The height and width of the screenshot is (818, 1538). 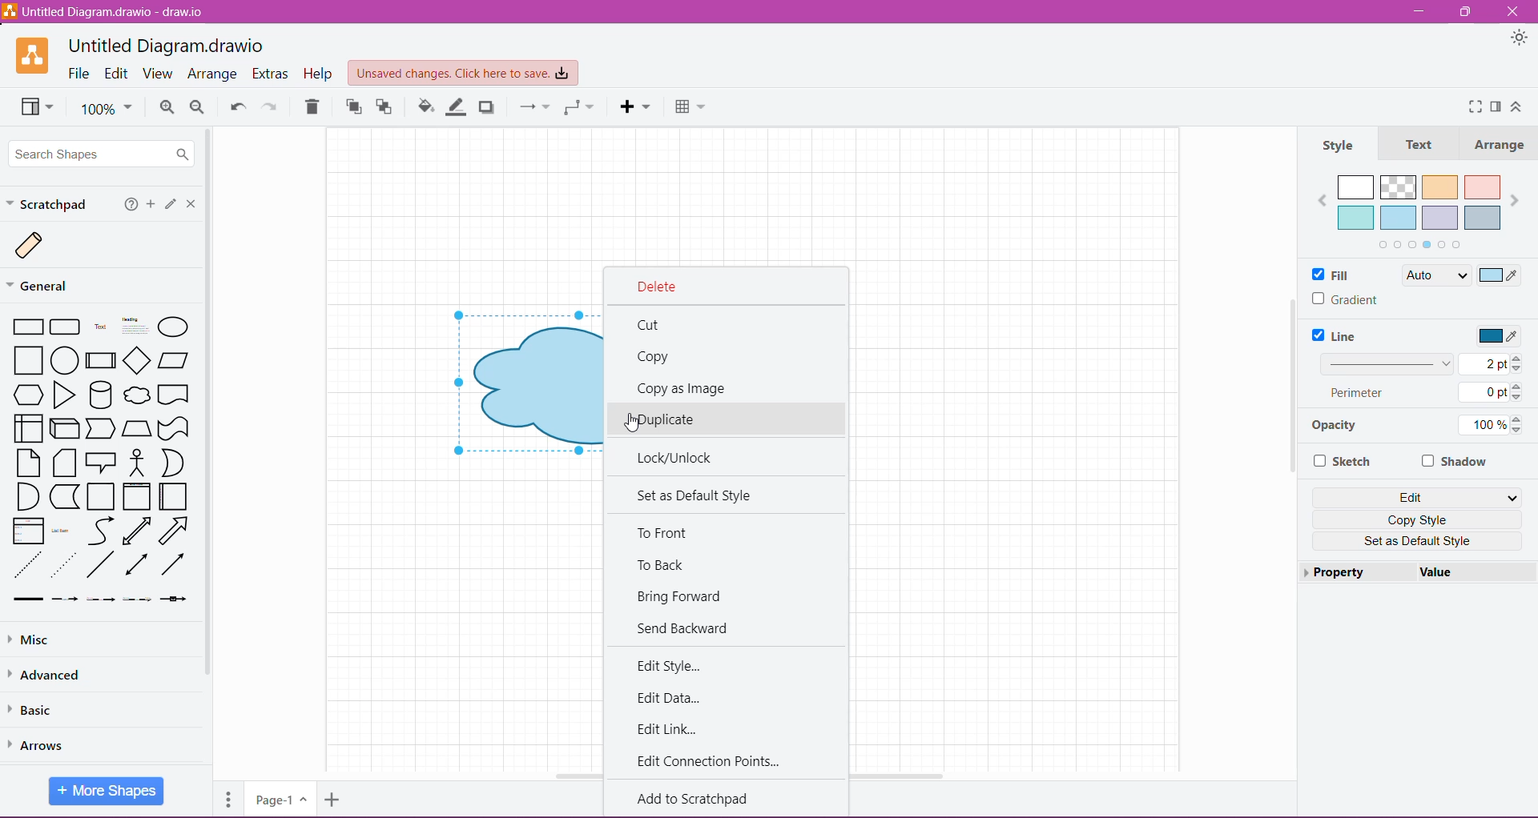 What do you see at coordinates (32, 640) in the screenshot?
I see `Misc` at bounding box center [32, 640].